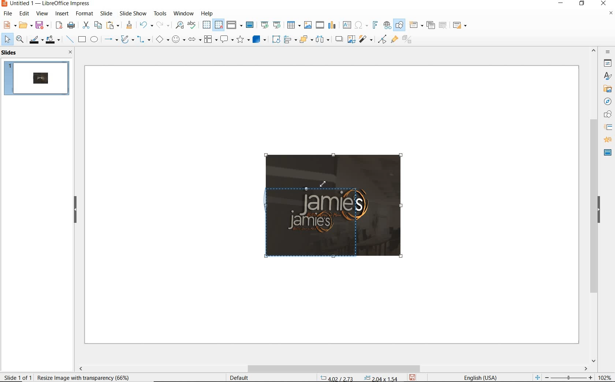  What do you see at coordinates (607, 52) in the screenshot?
I see `sidebar settings` at bounding box center [607, 52].